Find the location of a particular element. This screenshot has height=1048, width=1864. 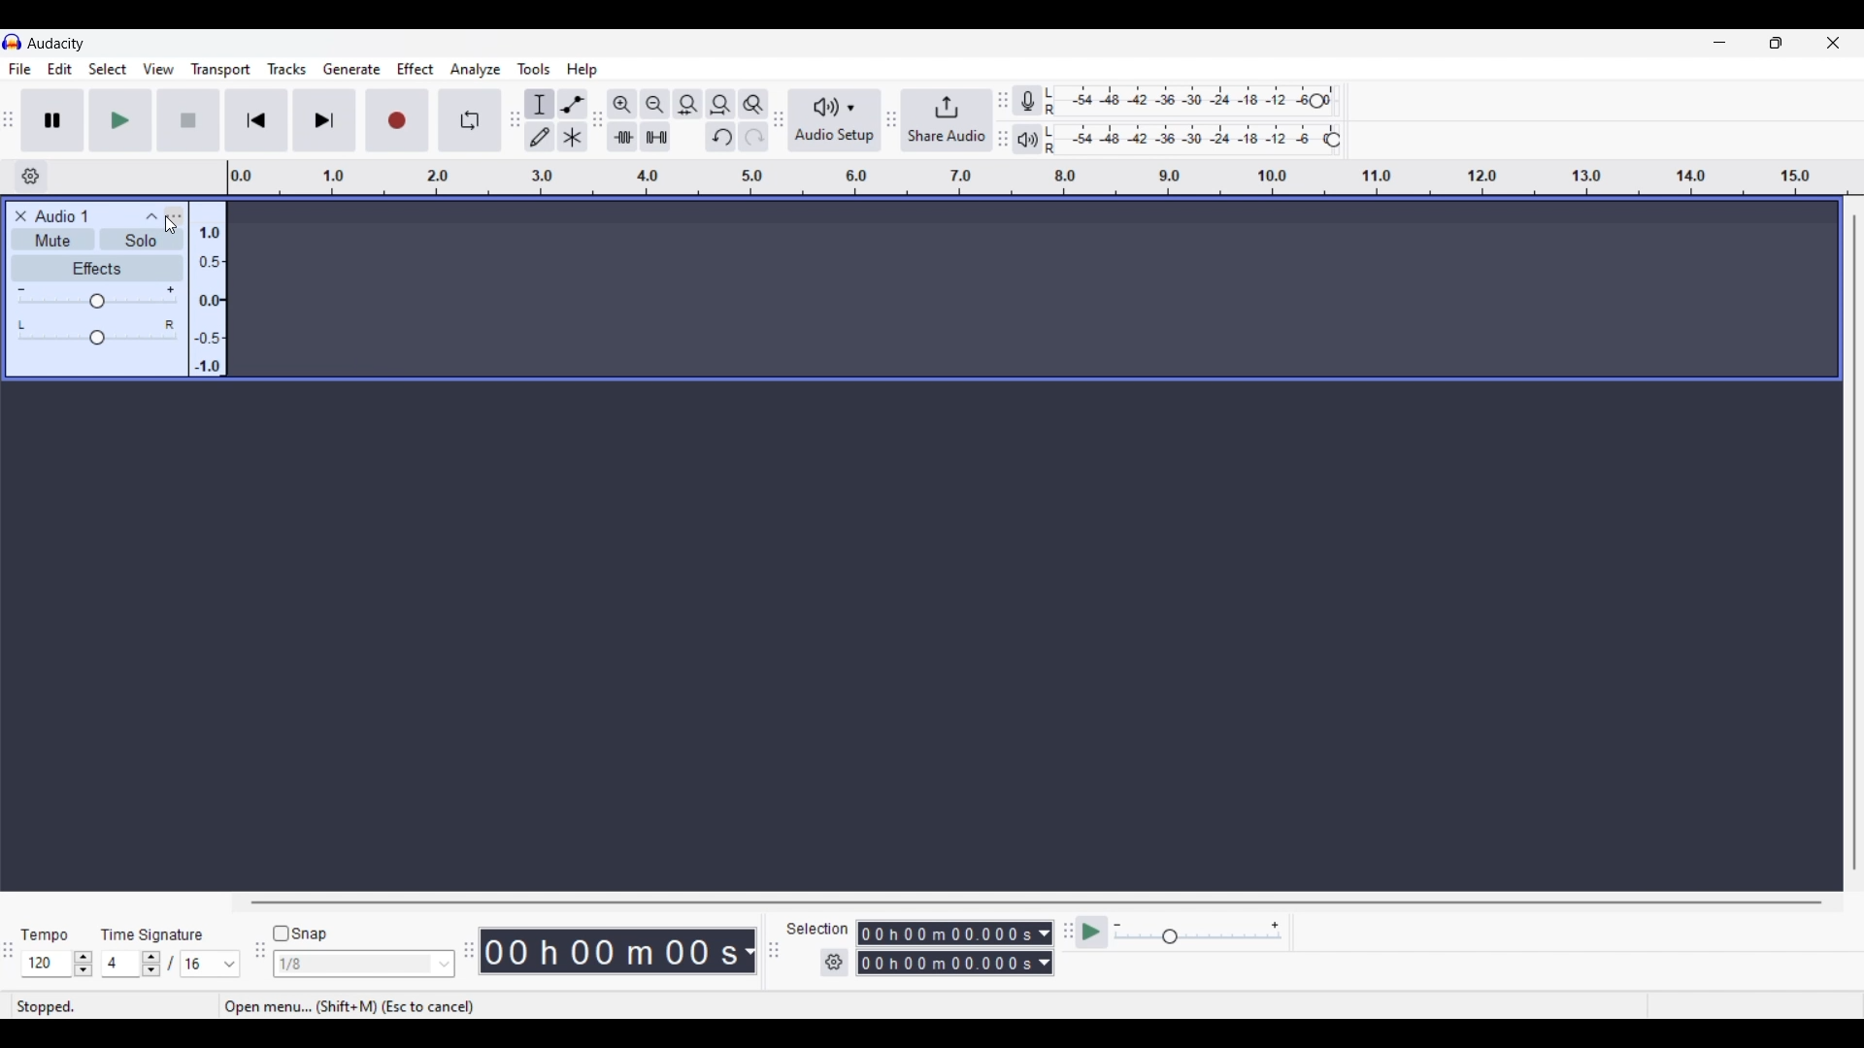

View menu is located at coordinates (158, 69).